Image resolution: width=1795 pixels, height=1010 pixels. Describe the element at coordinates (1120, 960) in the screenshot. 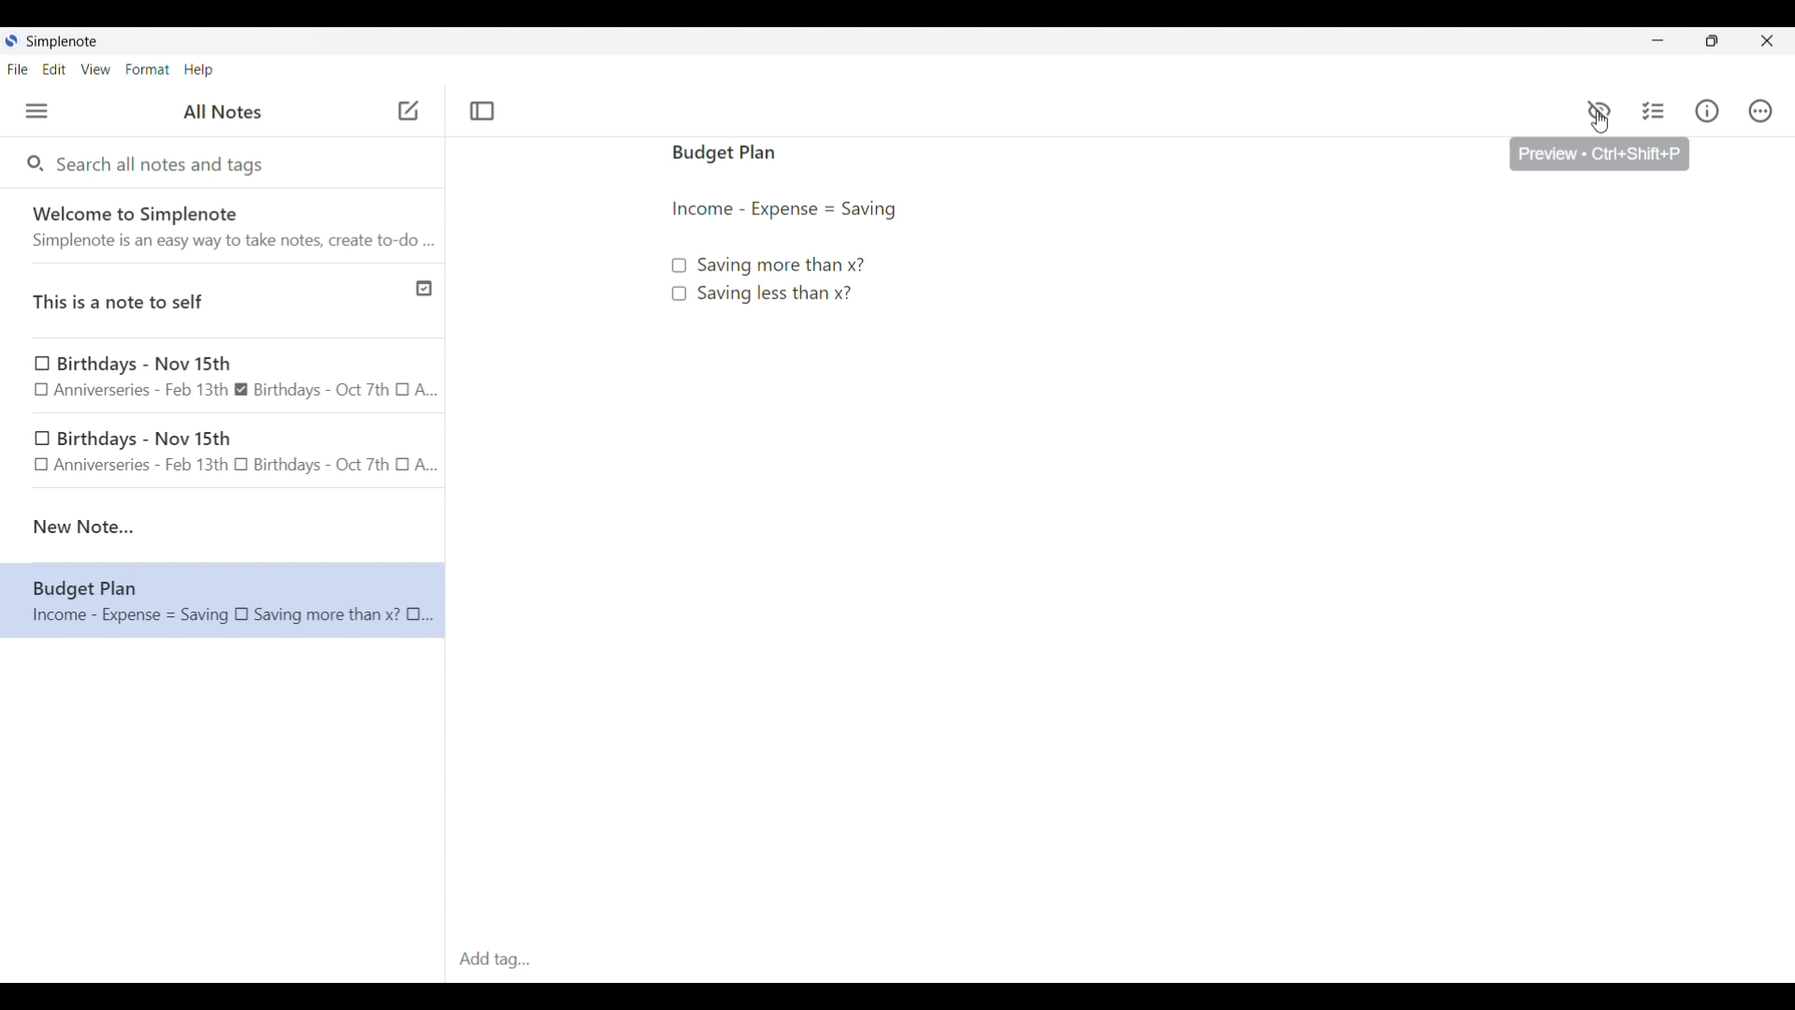

I see `Click to type in tags` at that location.